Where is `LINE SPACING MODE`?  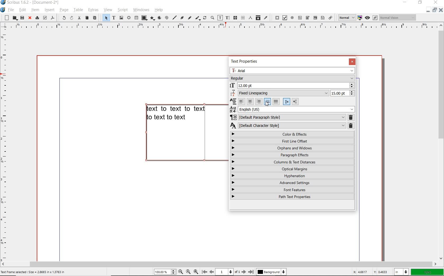
LINE SPACING MODE is located at coordinates (280, 93).